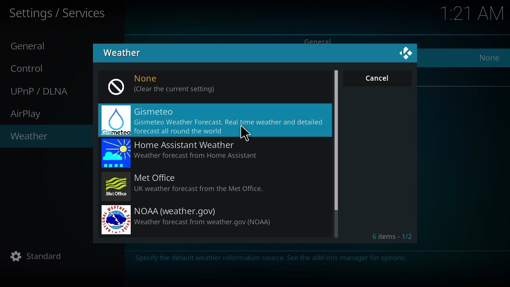 The height and width of the screenshot is (287, 510). I want to click on general, so click(319, 41).